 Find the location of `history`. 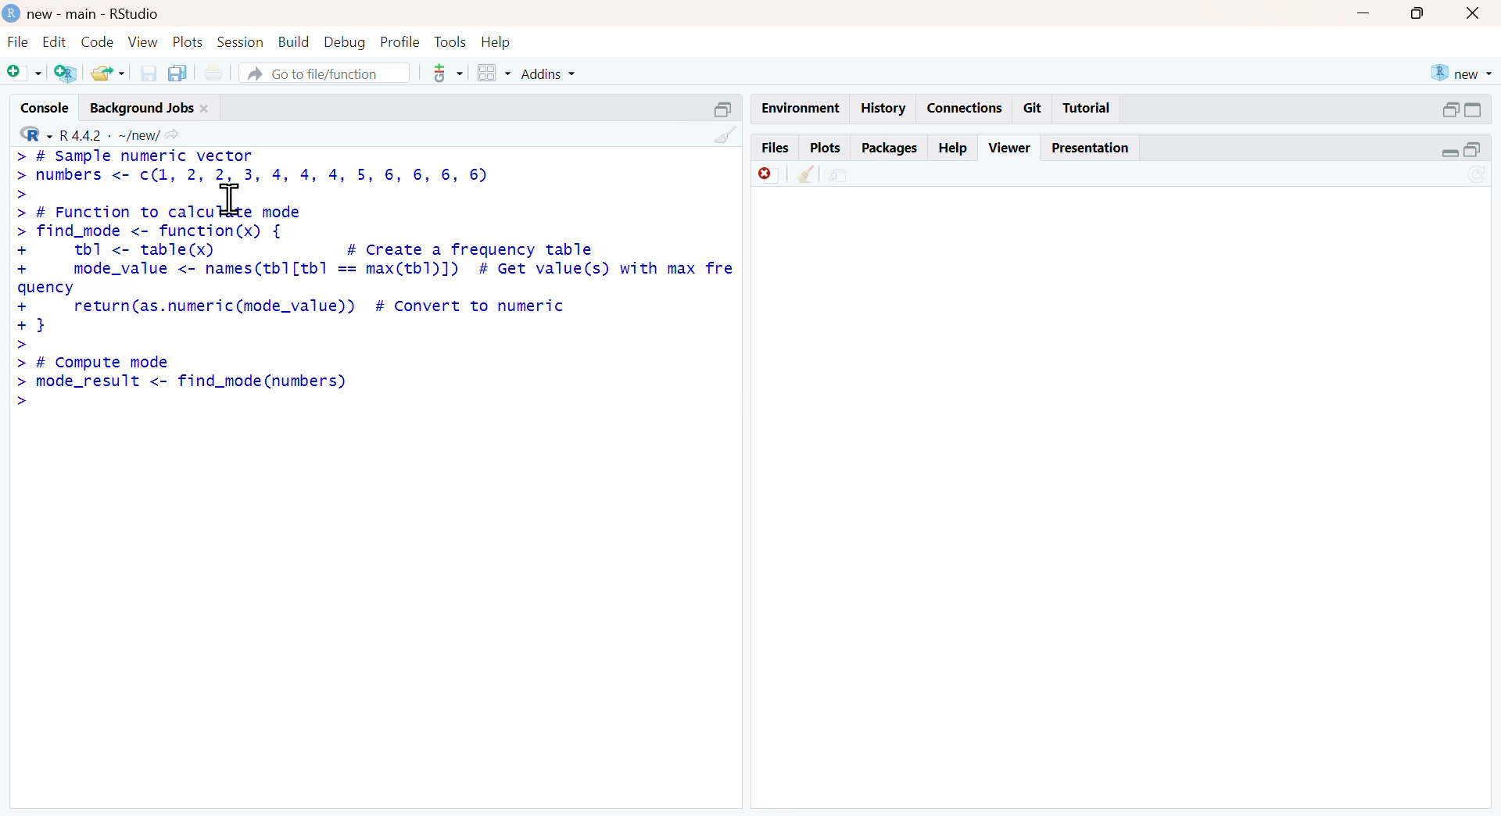

history is located at coordinates (885, 109).